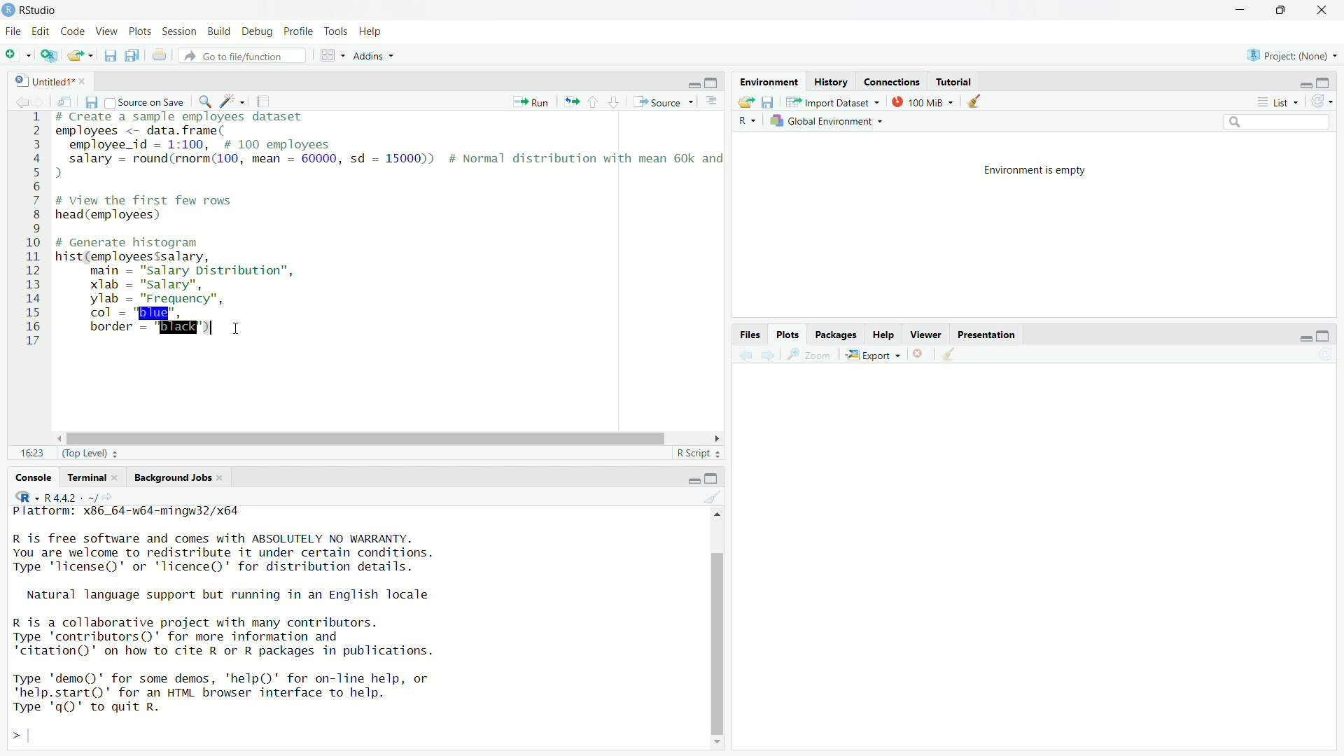  I want to click on reload, so click(1323, 101).